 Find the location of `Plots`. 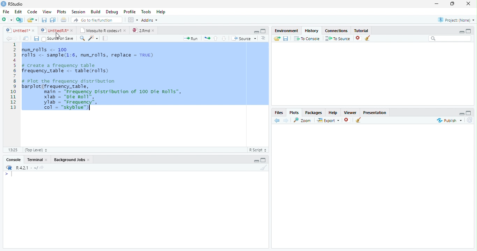

Plots is located at coordinates (62, 11).